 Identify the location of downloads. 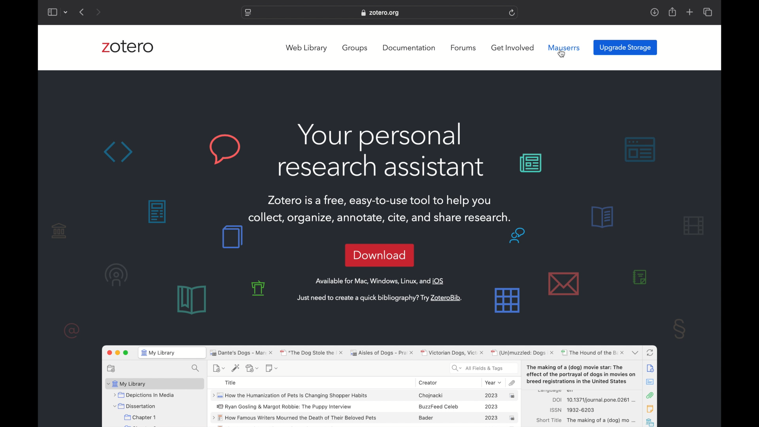
(654, 13).